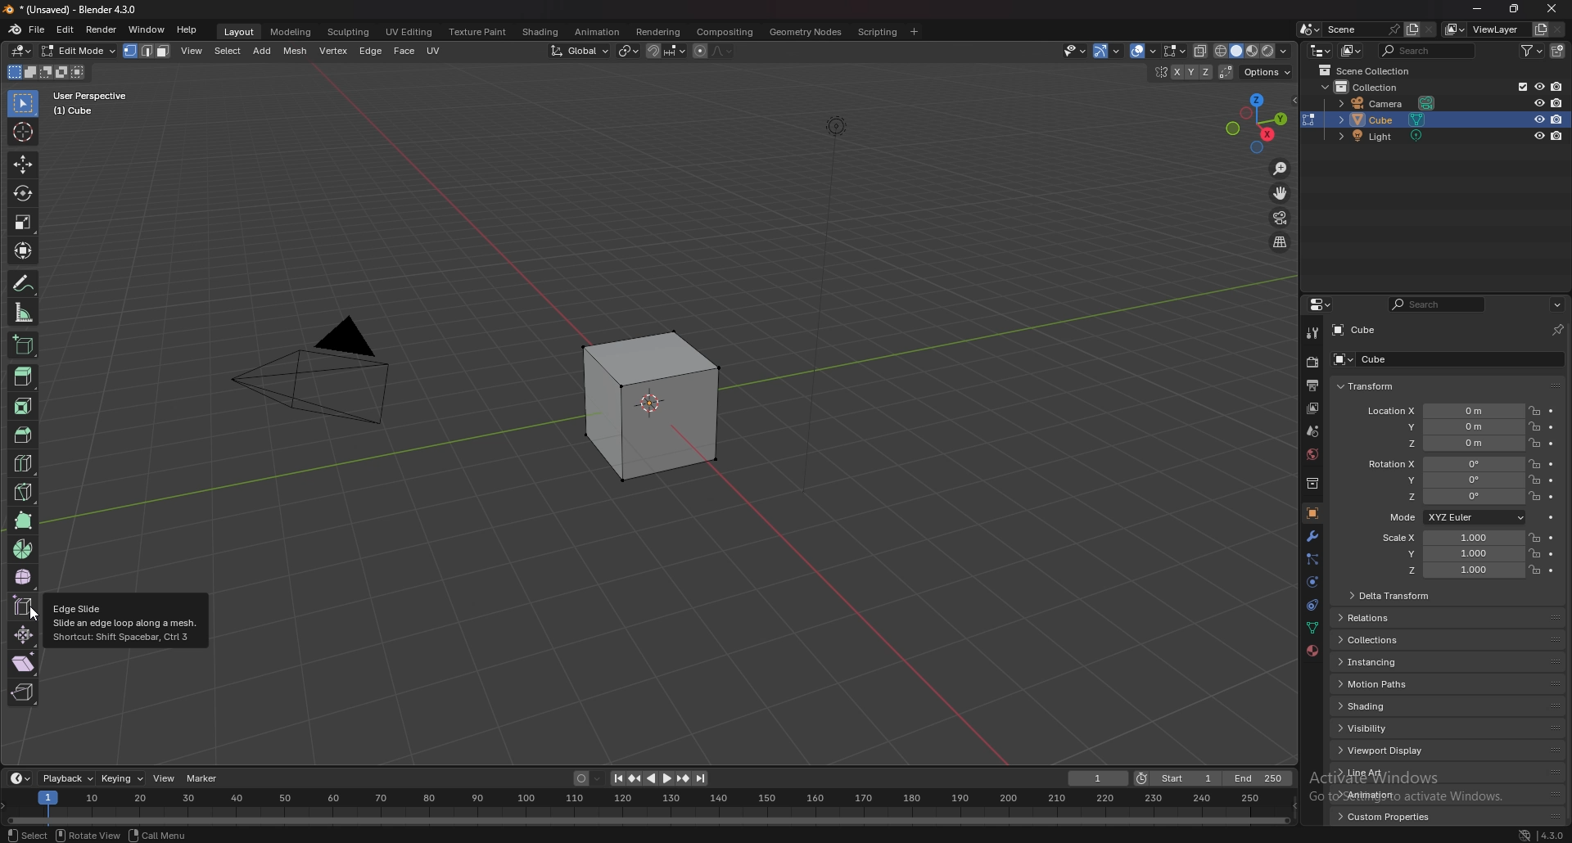 This screenshot has height=843, width=1572. Describe the element at coordinates (20, 51) in the screenshot. I see `editor type` at that location.